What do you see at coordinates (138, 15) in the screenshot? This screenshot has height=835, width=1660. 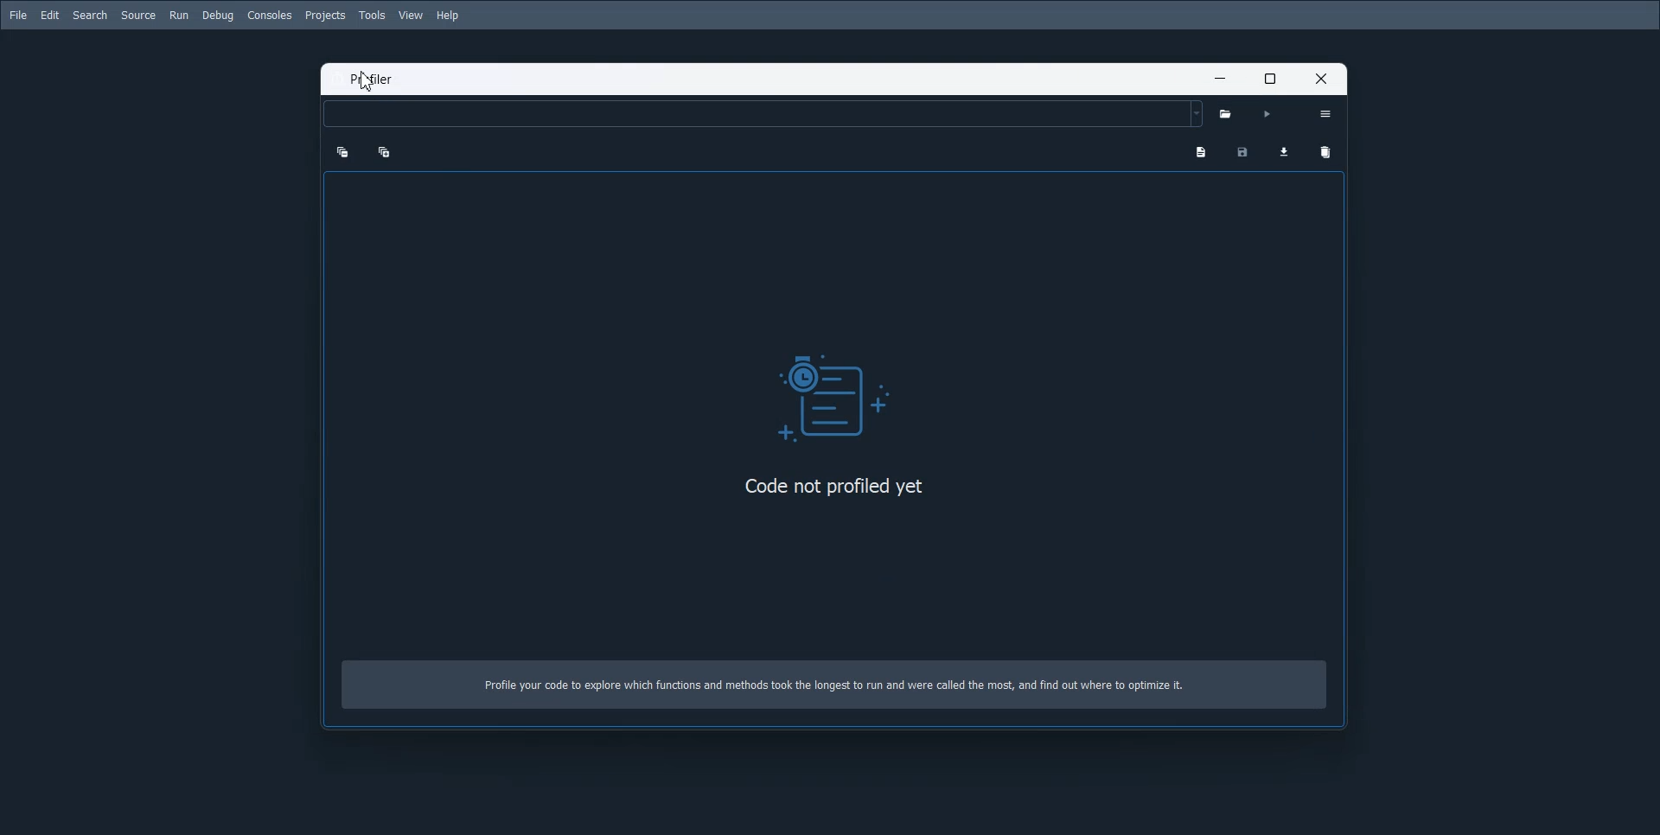 I see `Source` at bounding box center [138, 15].